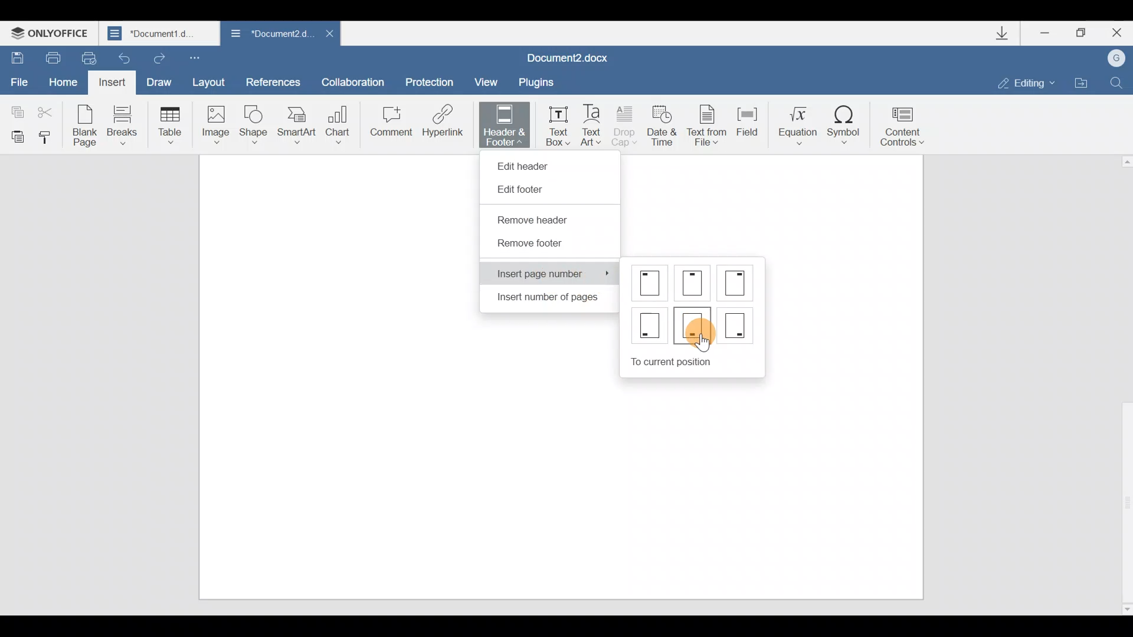 Image resolution: width=1133 pixels, height=637 pixels. Describe the element at coordinates (15, 136) in the screenshot. I see `Paste` at that location.